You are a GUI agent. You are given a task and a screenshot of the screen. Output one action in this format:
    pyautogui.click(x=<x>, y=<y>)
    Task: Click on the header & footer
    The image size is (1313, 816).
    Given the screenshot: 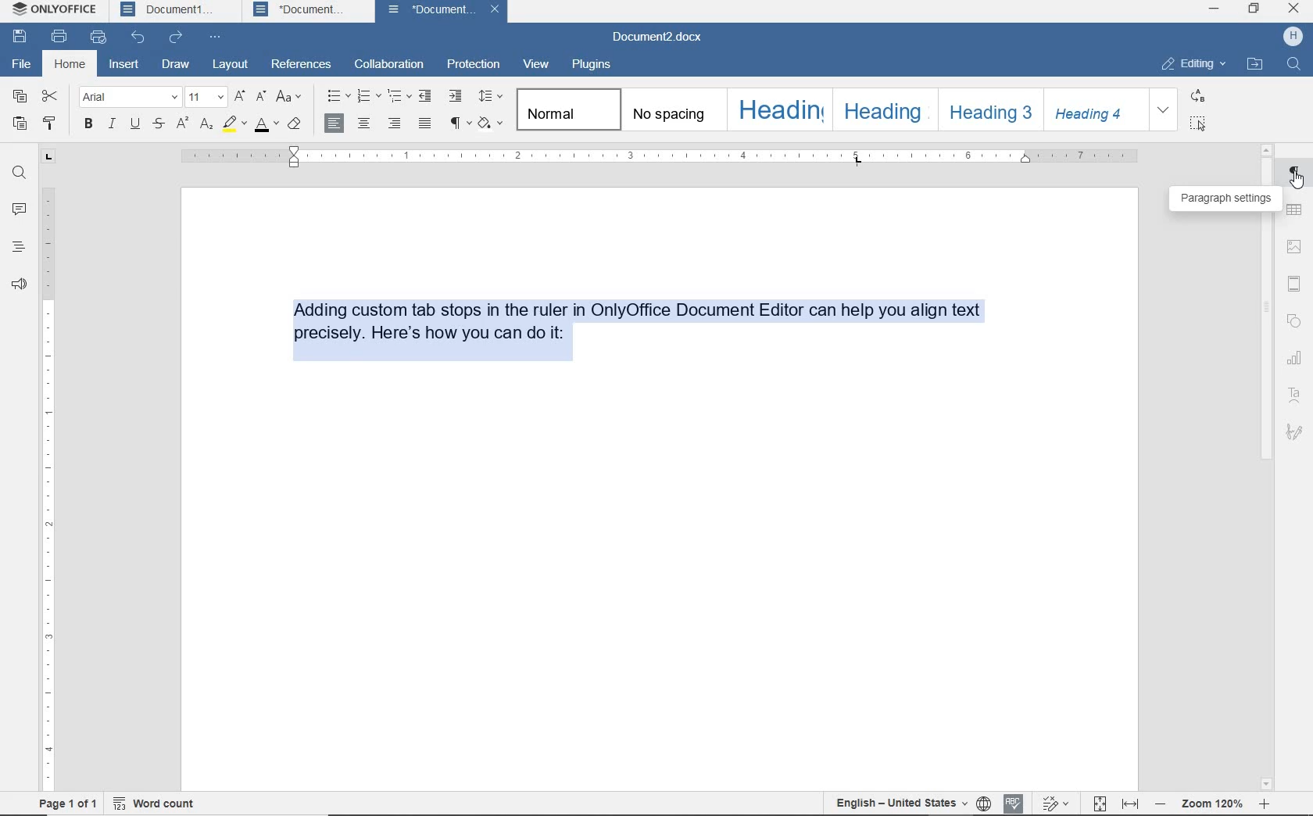 What is the action you would take?
    pyautogui.click(x=1294, y=284)
    